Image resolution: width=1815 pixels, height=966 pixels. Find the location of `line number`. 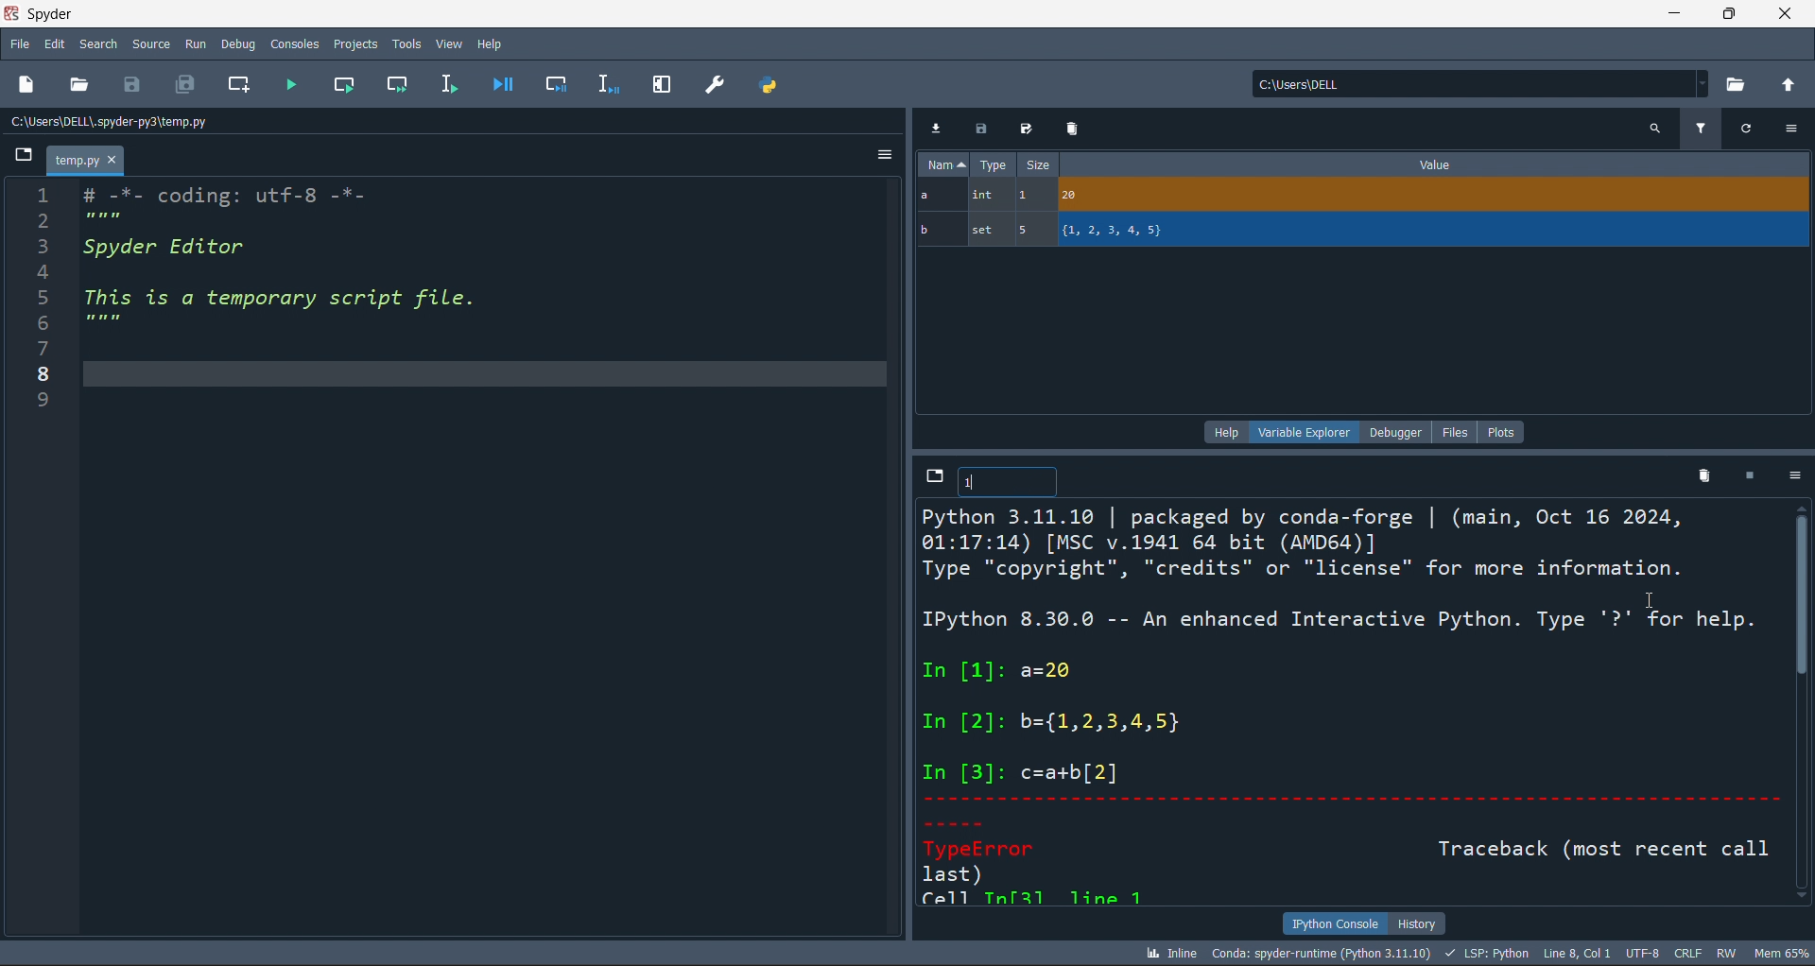

line number is located at coordinates (34, 563).